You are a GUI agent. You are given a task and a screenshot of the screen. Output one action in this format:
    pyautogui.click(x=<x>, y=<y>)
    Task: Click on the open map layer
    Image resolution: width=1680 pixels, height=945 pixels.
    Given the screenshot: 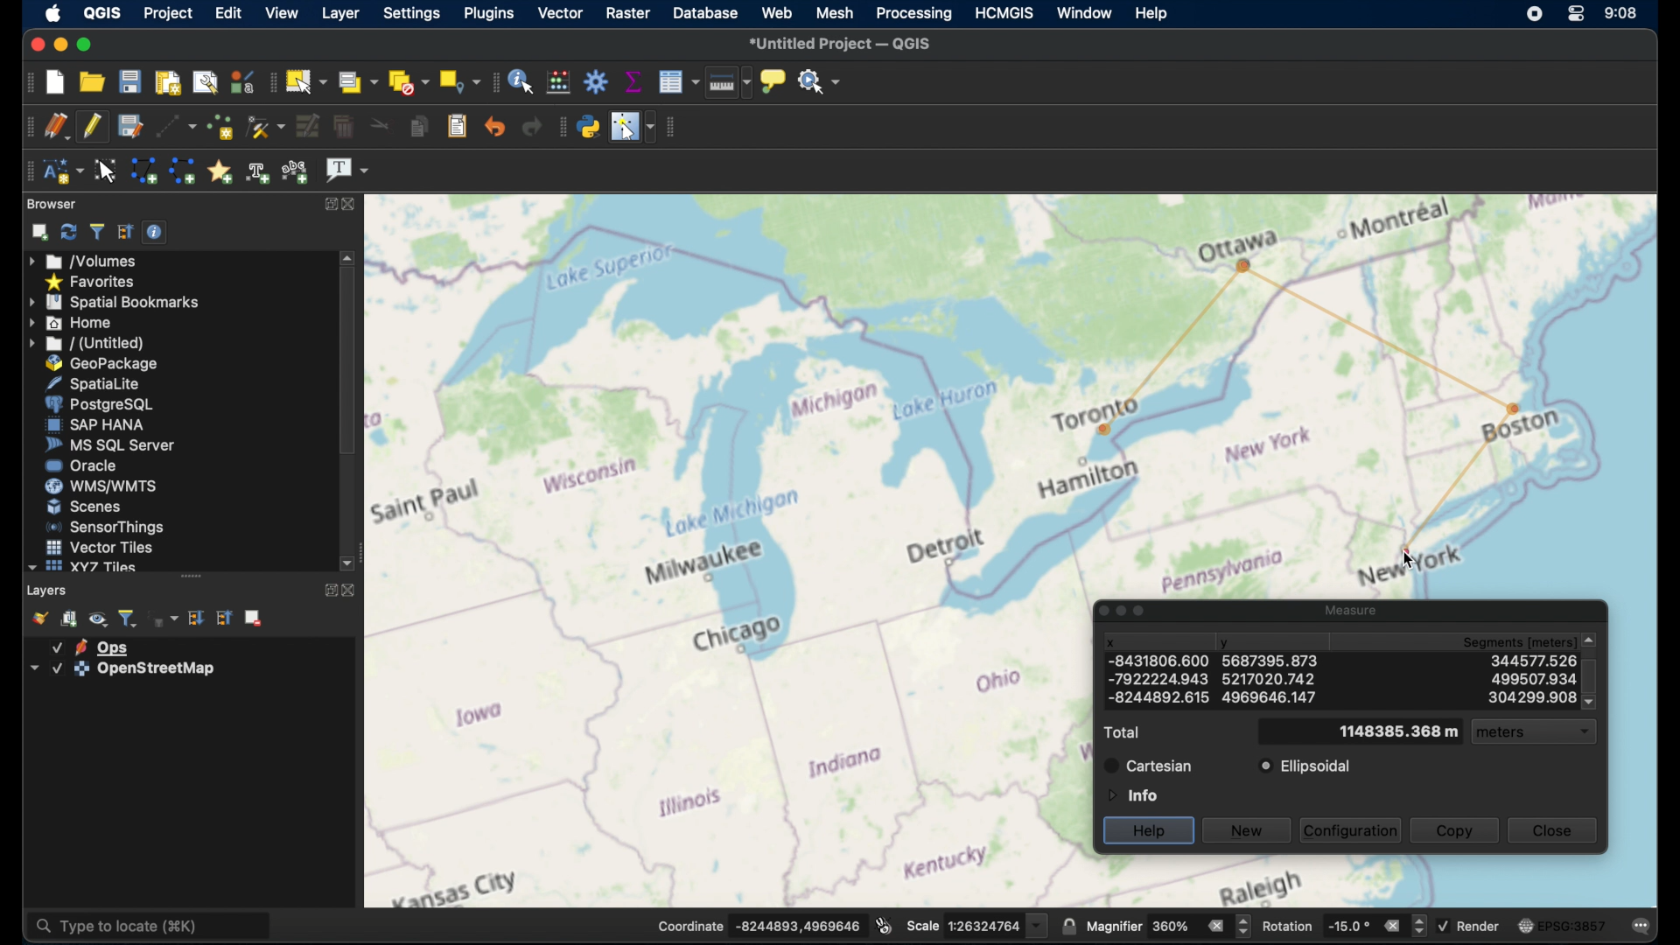 What is the action you would take?
    pyautogui.click(x=36, y=617)
    